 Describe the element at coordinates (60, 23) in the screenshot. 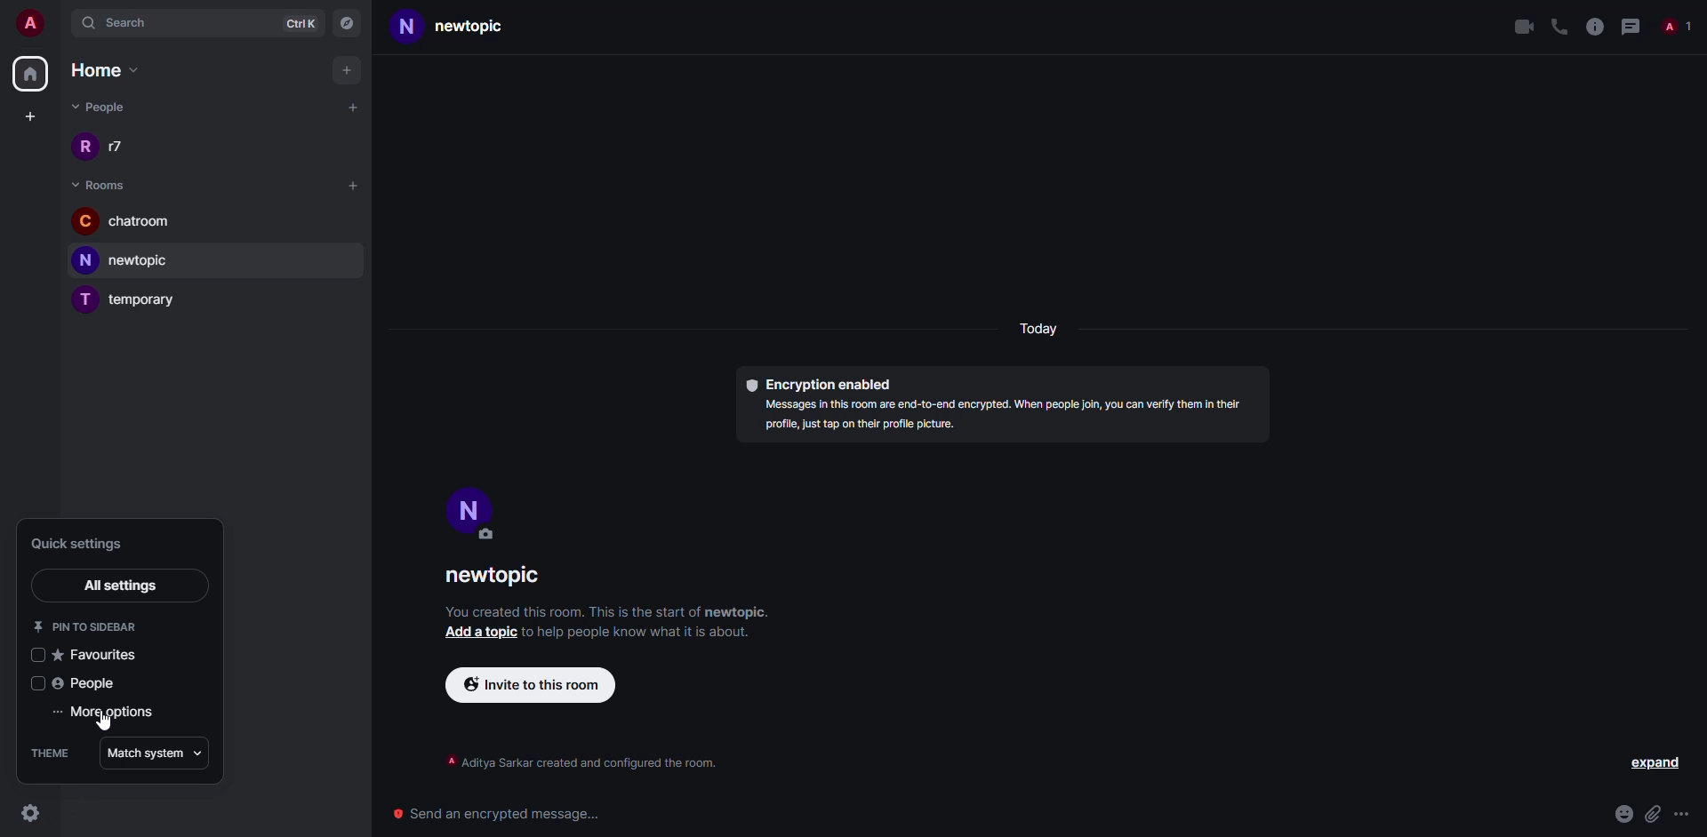

I see `expand` at that location.